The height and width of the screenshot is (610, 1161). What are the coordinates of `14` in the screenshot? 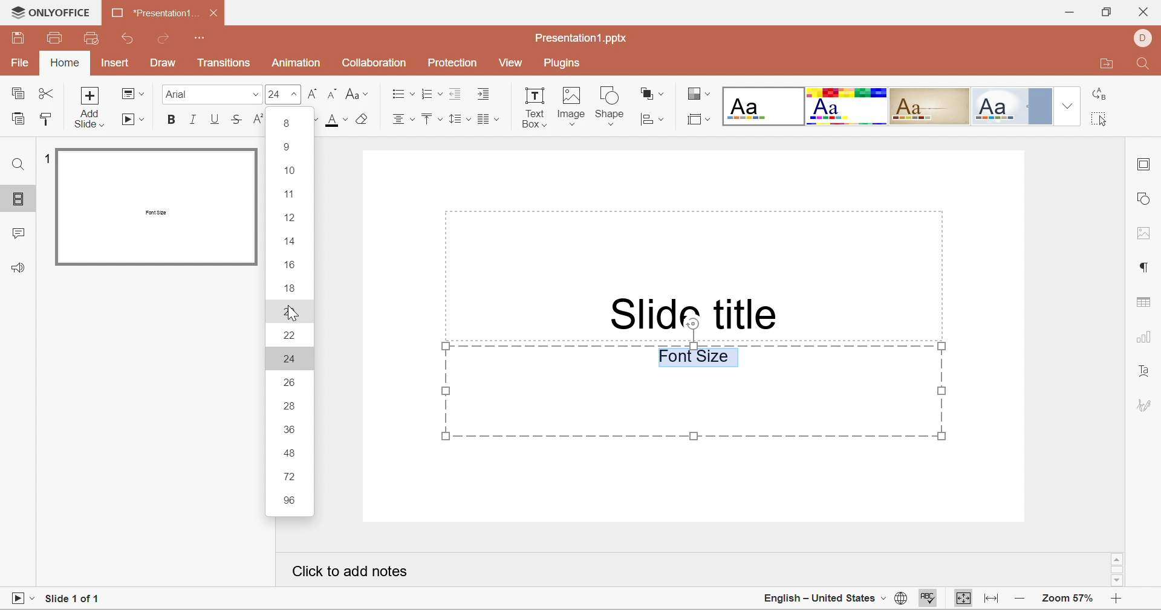 It's located at (291, 241).